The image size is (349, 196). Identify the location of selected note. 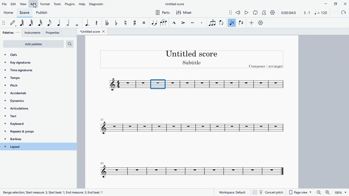
(158, 84).